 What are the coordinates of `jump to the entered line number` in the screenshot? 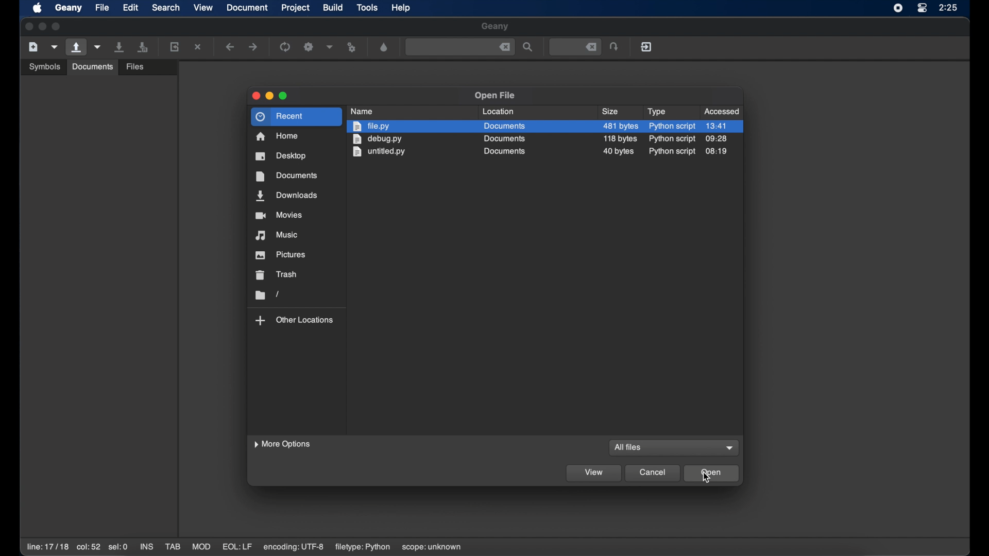 It's located at (575, 47).